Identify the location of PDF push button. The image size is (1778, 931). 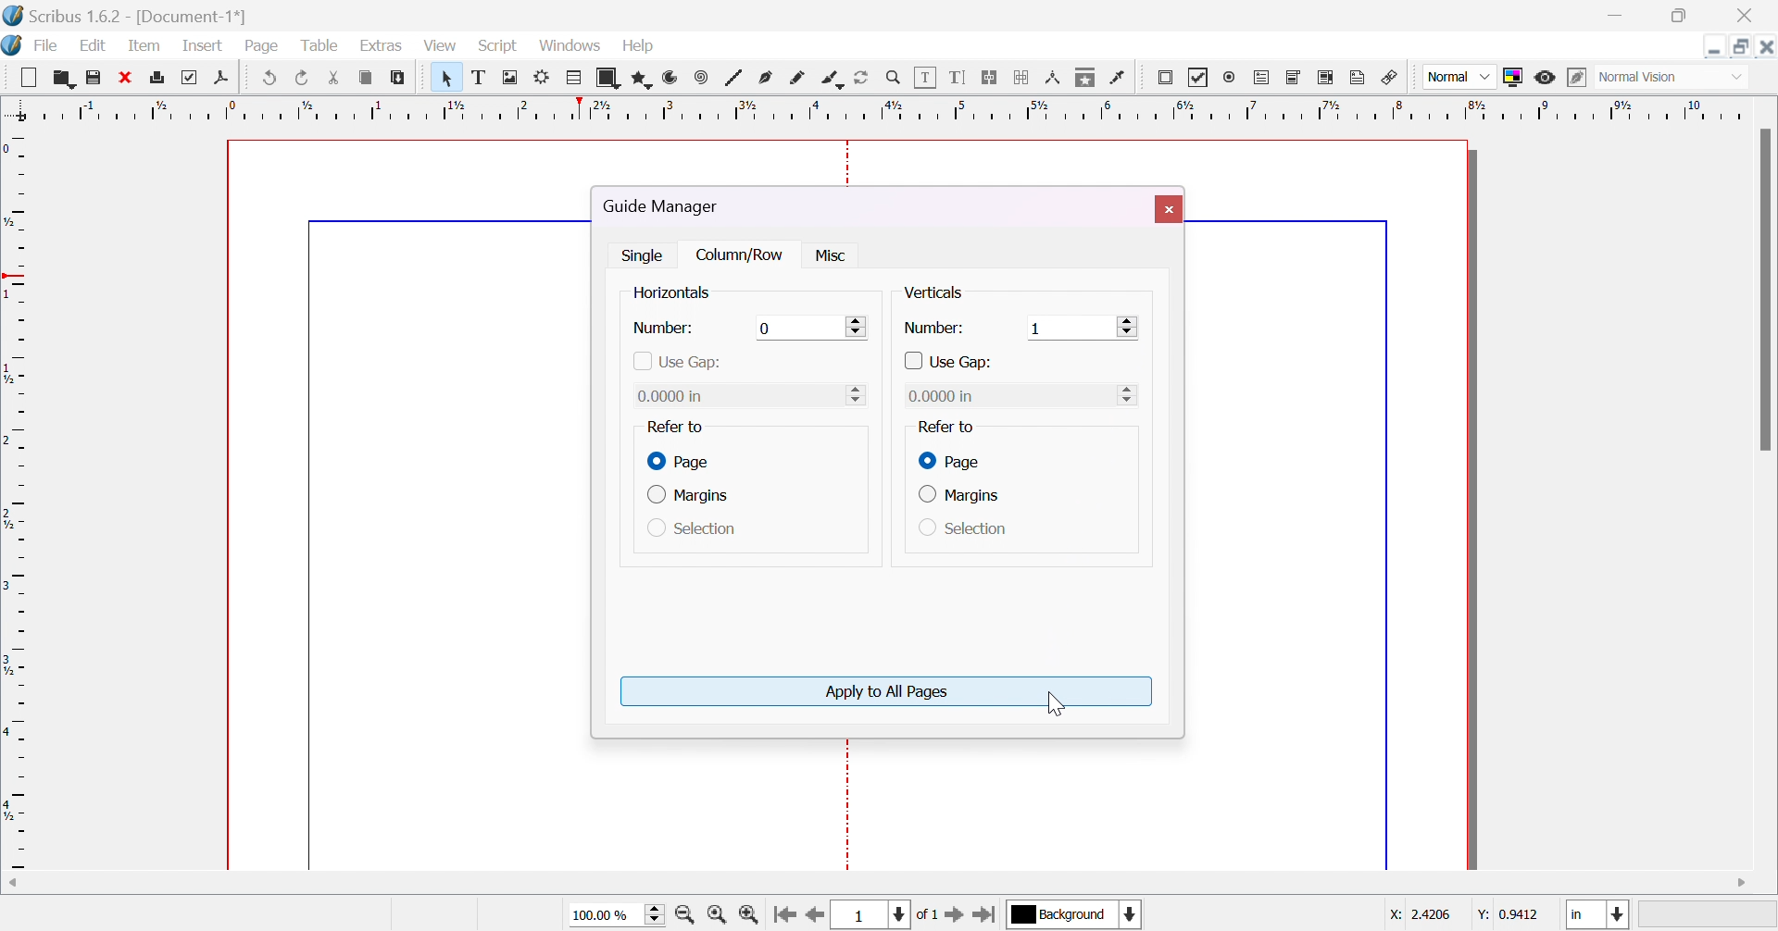
(1165, 81).